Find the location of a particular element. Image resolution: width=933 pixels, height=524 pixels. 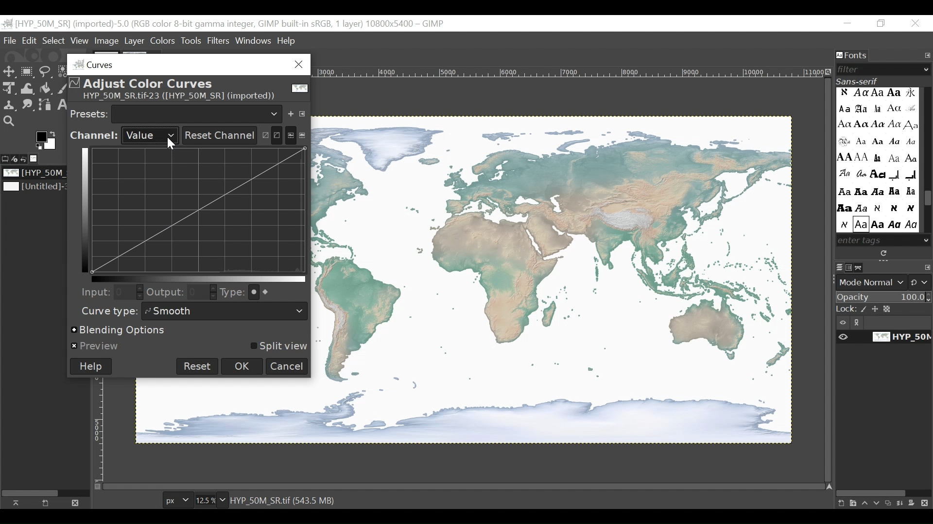

Select tool is located at coordinates (9, 72).